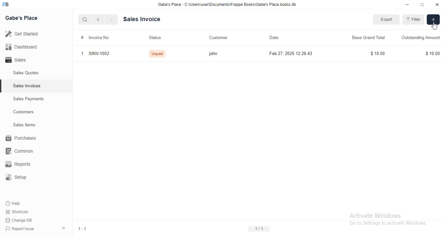 This screenshot has width=445, height=237. What do you see at coordinates (20, 203) in the screenshot?
I see `Help` at bounding box center [20, 203].